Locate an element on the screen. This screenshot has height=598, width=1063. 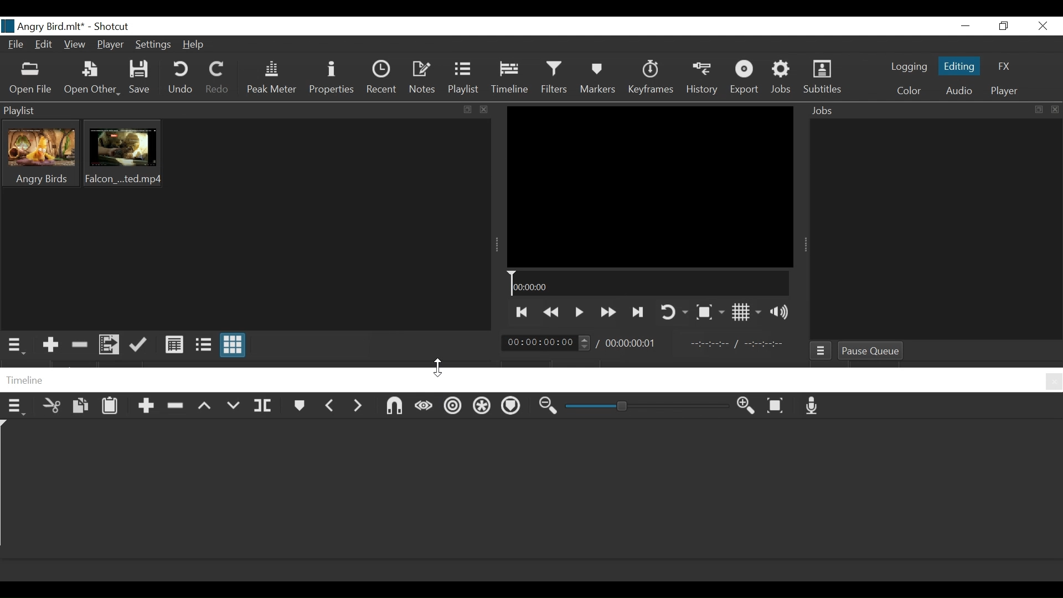
Ripple markers is located at coordinates (514, 407).